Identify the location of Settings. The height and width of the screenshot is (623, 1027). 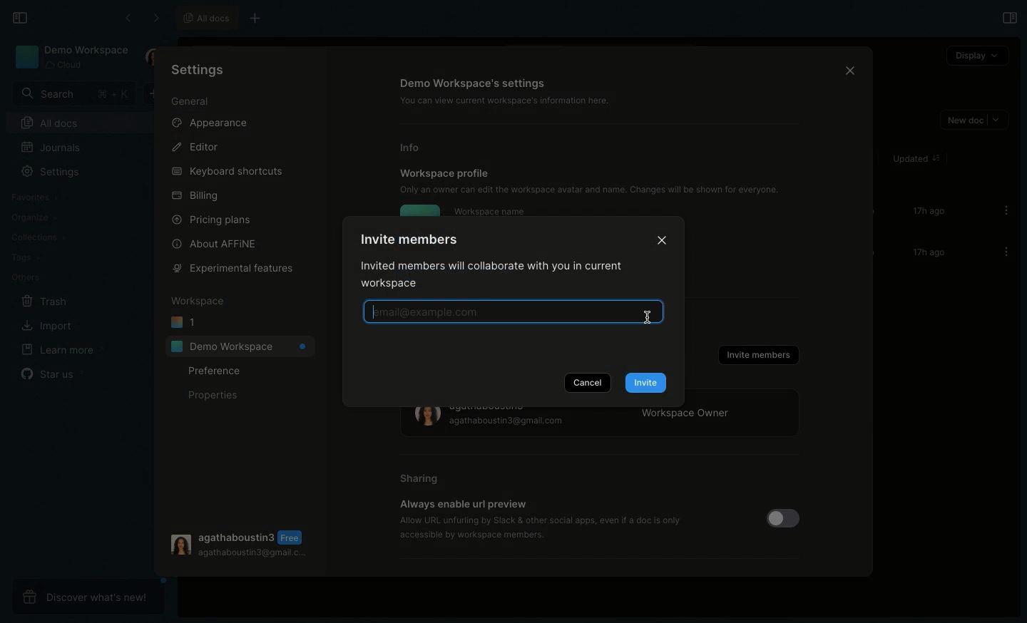
(204, 72).